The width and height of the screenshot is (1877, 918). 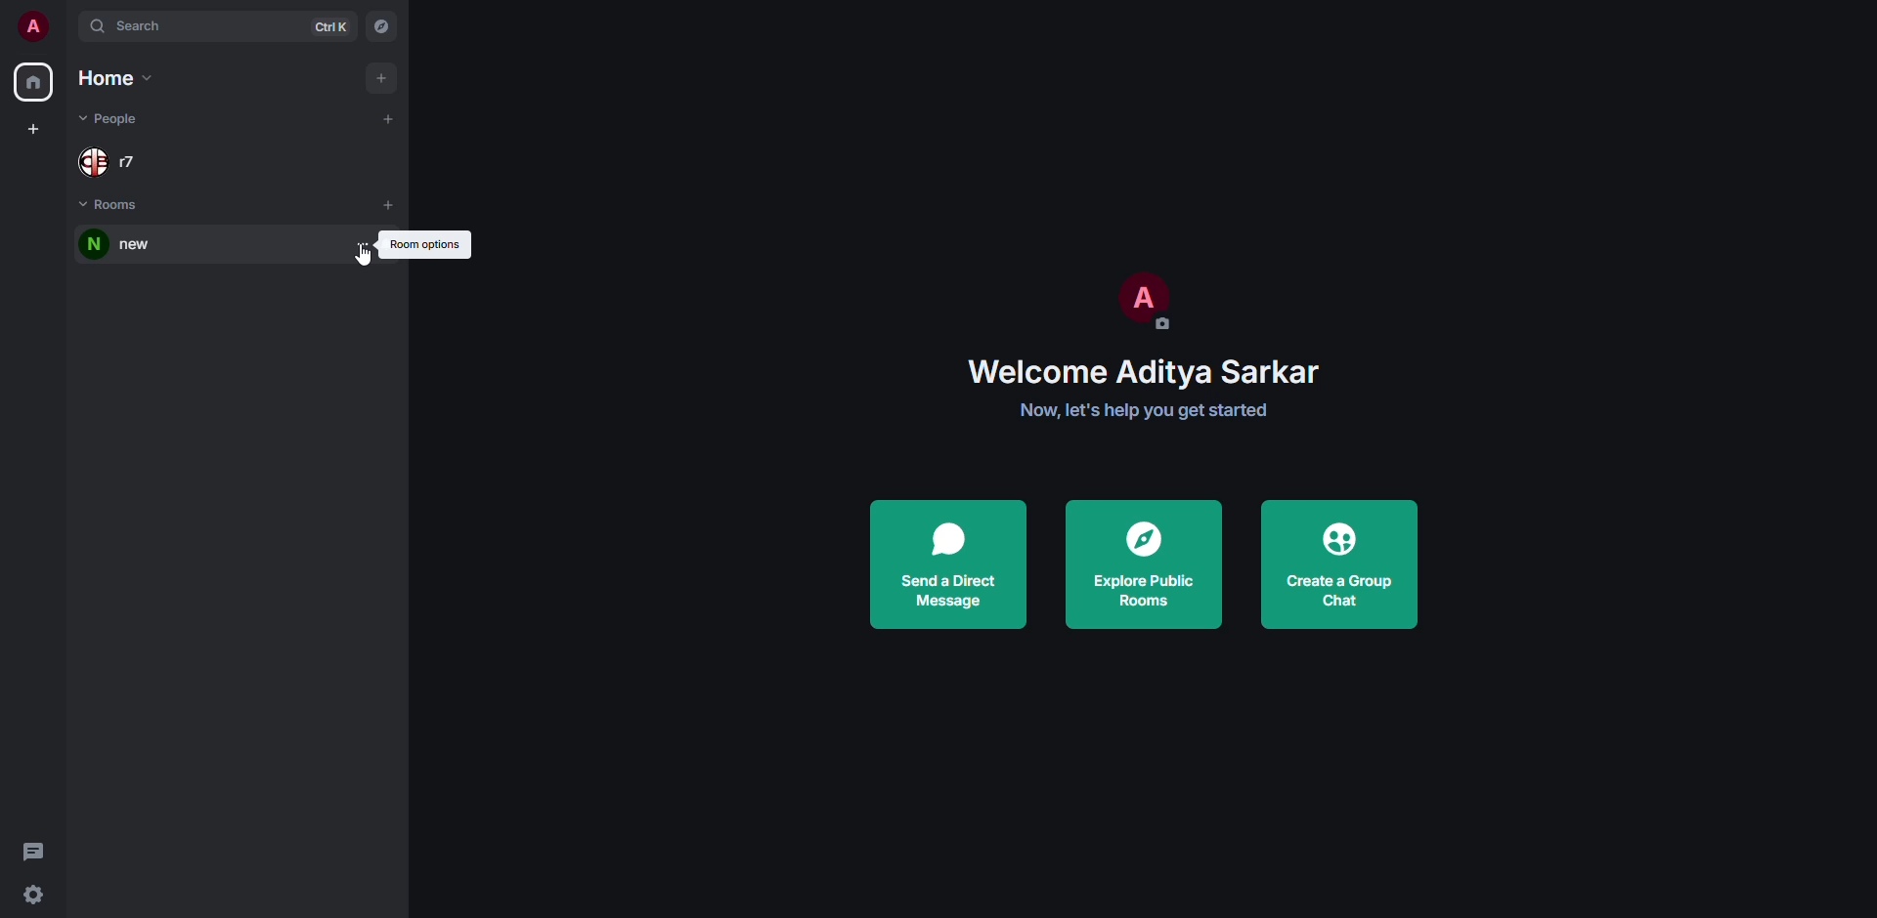 I want to click on search, so click(x=133, y=25).